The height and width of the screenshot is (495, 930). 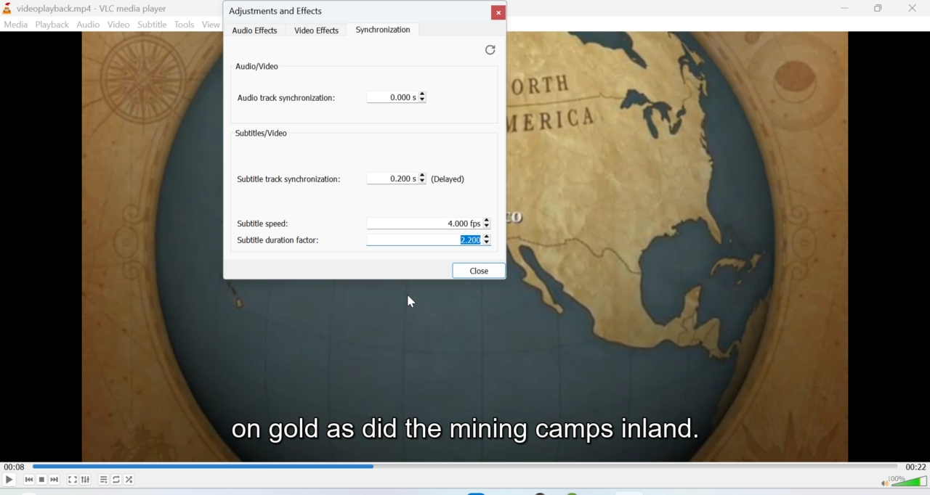 I want to click on Cursor, so click(x=412, y=300).